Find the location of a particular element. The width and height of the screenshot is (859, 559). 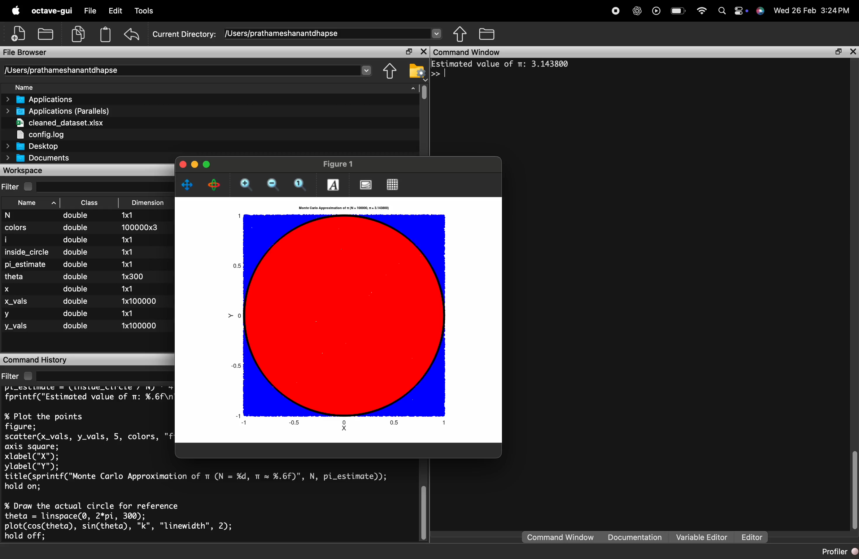

Dimension is located at coordinates (146, 203).